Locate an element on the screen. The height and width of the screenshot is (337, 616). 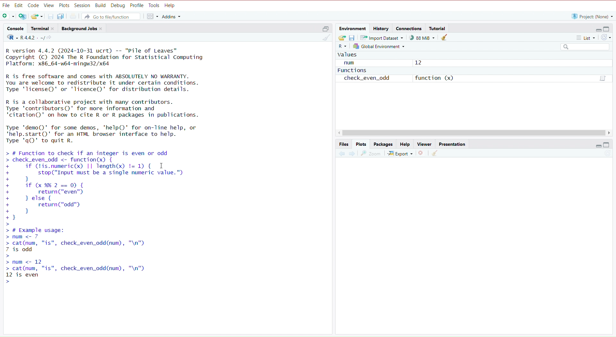
refresh list is located at coordinates (606, 37).